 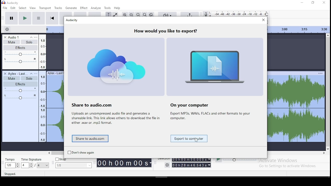 What do you see at coordinates (74, 163) in the screenshot?
I see `snap` at bounding box center [74, 163].